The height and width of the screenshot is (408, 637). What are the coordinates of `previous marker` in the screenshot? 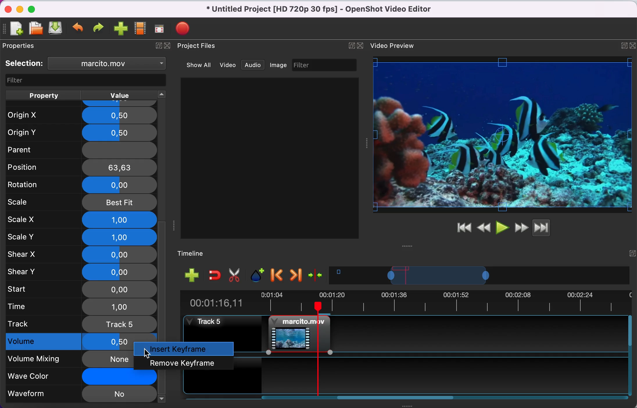 It's located at (277, 276).